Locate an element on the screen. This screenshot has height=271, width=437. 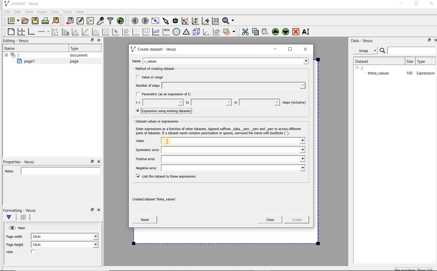
theta_values is located at coordinates (379, 73).